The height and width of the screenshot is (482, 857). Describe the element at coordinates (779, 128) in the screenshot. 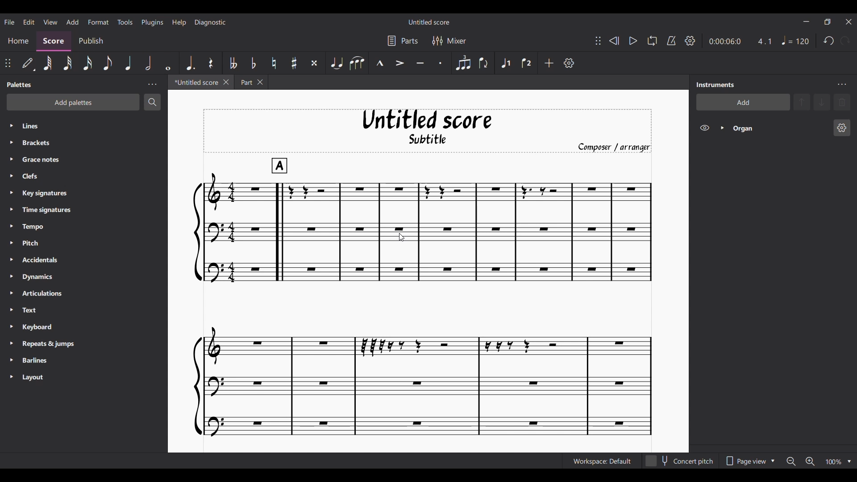

I see `Organ, current instrument` at that location.